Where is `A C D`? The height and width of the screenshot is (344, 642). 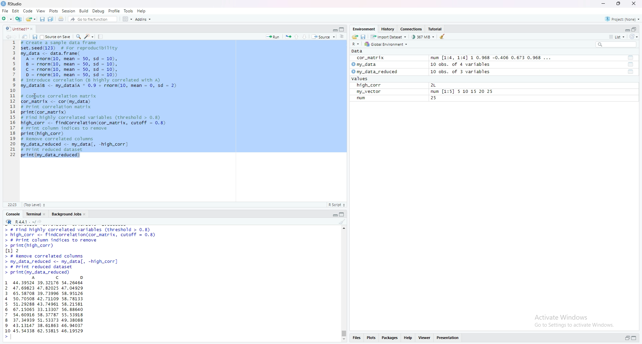
A C D is located at coordinates (59, 278).